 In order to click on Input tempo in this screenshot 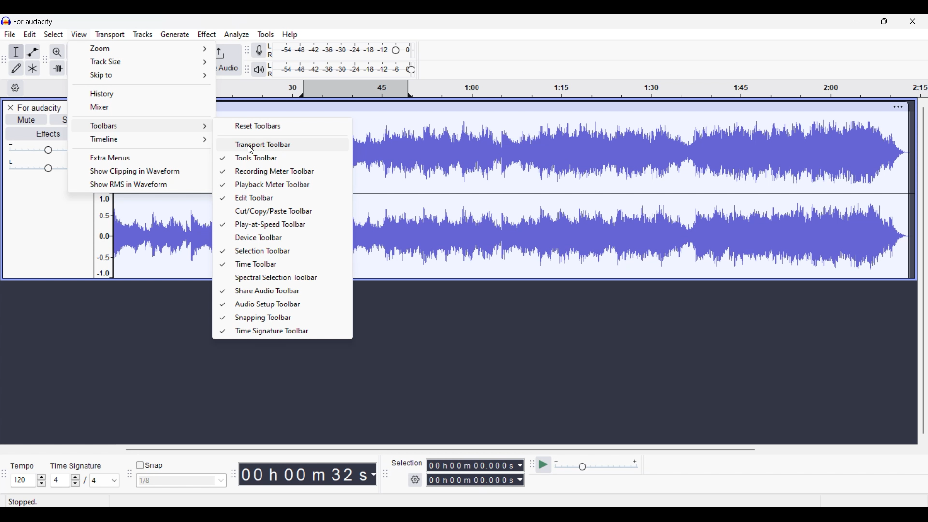, I will do `click(22, 480)`.